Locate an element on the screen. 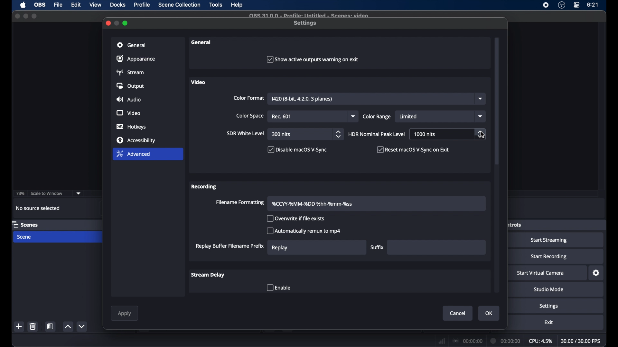 The width and height of the screenshot is (618, 347). ok is located at coordinates (489, 314).